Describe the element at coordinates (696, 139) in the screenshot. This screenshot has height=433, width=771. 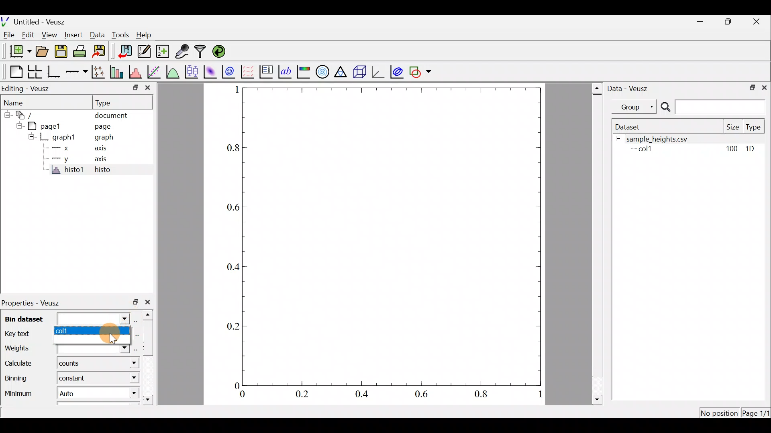
I see `sample heights.csv` at that location.